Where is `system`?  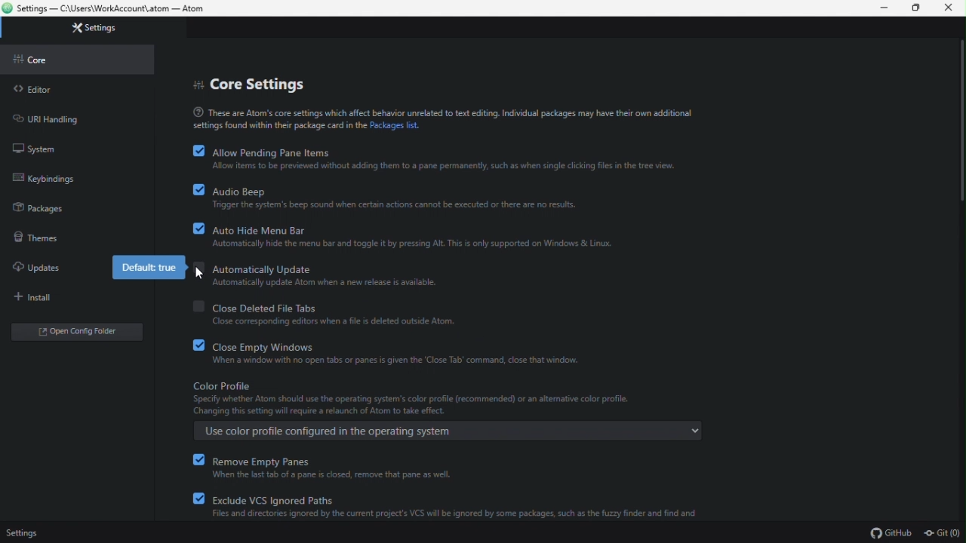
system is located at coordinates (41, 147).